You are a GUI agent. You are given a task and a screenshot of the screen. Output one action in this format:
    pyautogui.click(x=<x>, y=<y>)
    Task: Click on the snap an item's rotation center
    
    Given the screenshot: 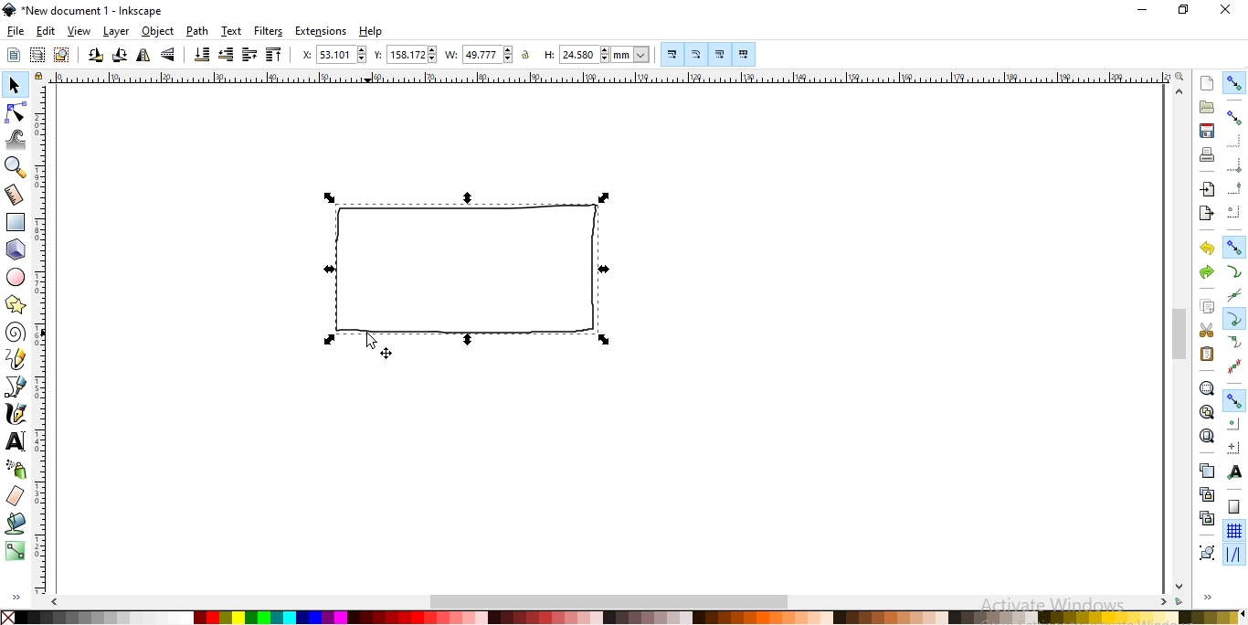 What is the action you would take?
    pyautogui.click(x=1233, y=447)
    